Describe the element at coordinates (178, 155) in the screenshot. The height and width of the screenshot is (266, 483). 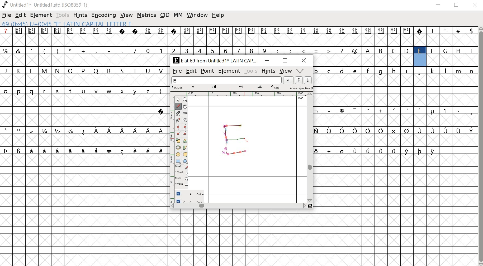
I see `3D rotate` at that location.